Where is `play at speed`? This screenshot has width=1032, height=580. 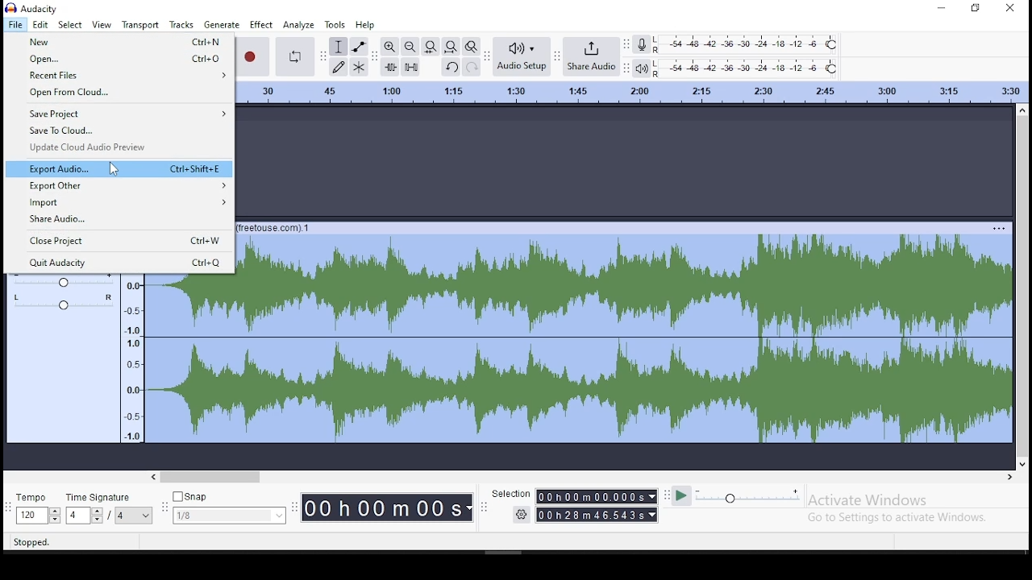
play at speed is located at coordinates (681, 497).